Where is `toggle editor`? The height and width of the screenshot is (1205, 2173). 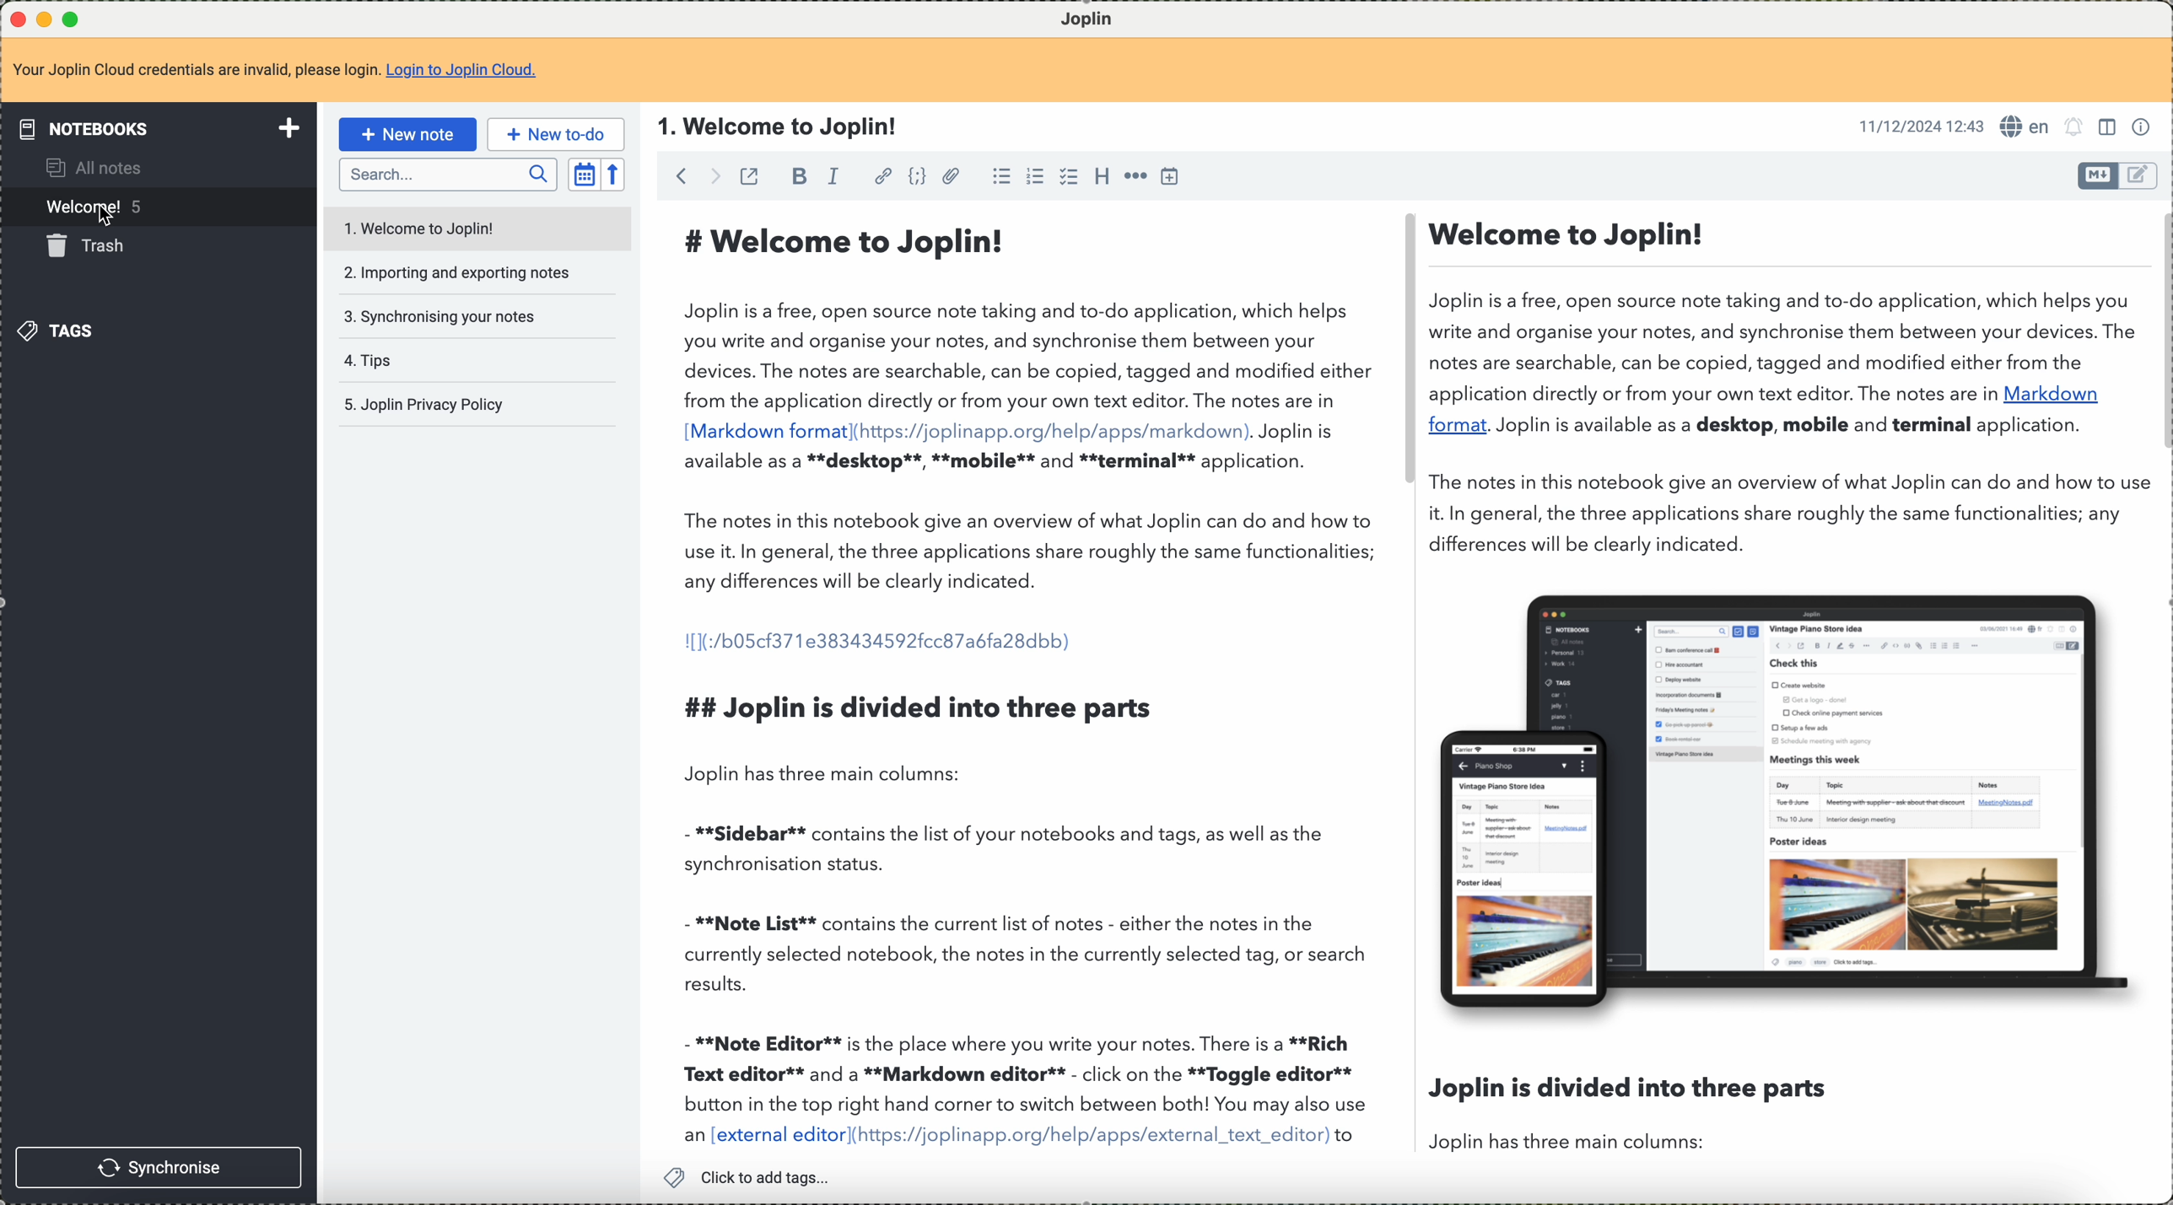
toggle editor is located at coordinates (2140, 175).